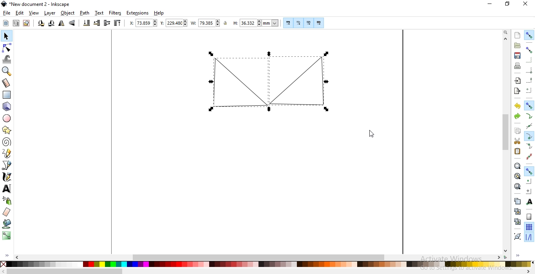 The width and height of the screenshot is (535, 274). What do you see at coordinates (61, 23) in the screenshot?
I see `flip horizontally` at bounding box center [61, 23].